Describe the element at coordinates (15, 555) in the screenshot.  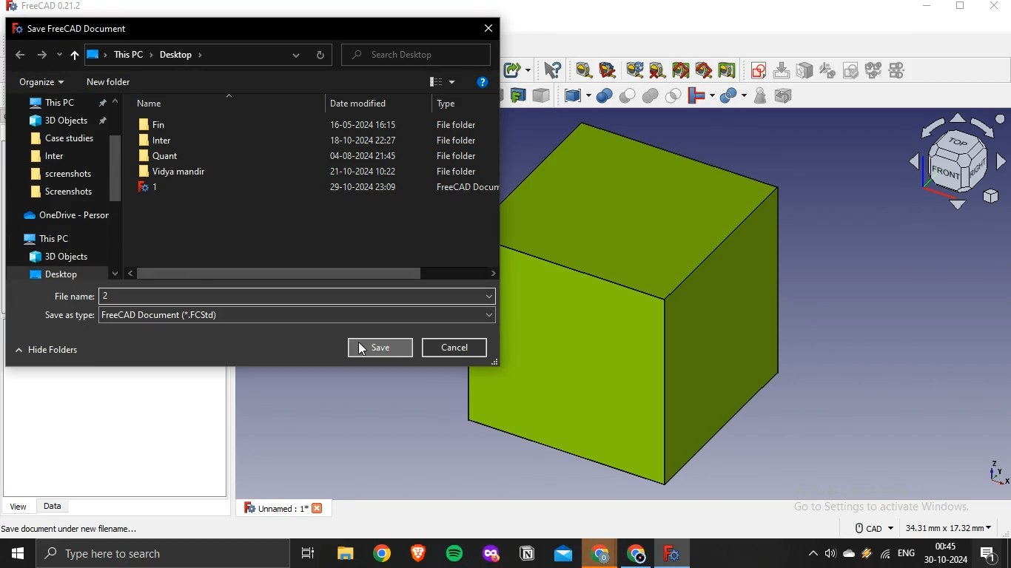
I see `start` at that location.